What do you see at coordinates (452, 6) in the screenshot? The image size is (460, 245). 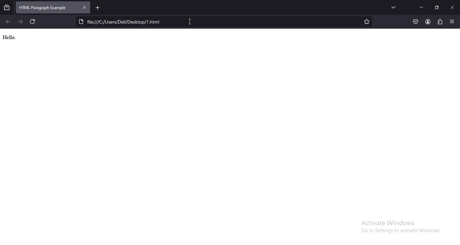 I see `close` at bounding box center [452, 6].